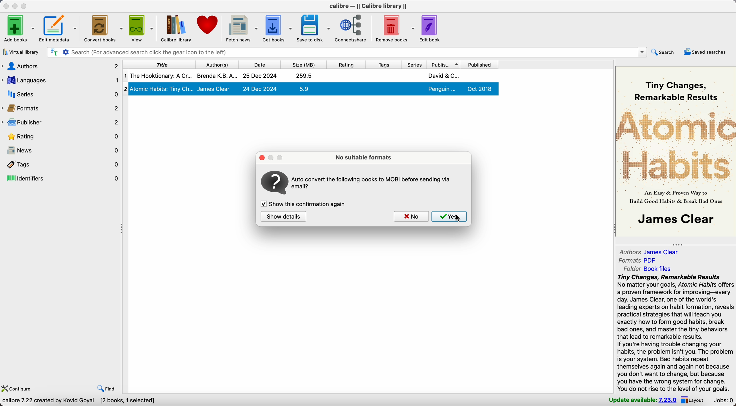  What do you see at coordinates (208, 25) in the screenshot?
I see `donate` at bounding box center [208, 25].